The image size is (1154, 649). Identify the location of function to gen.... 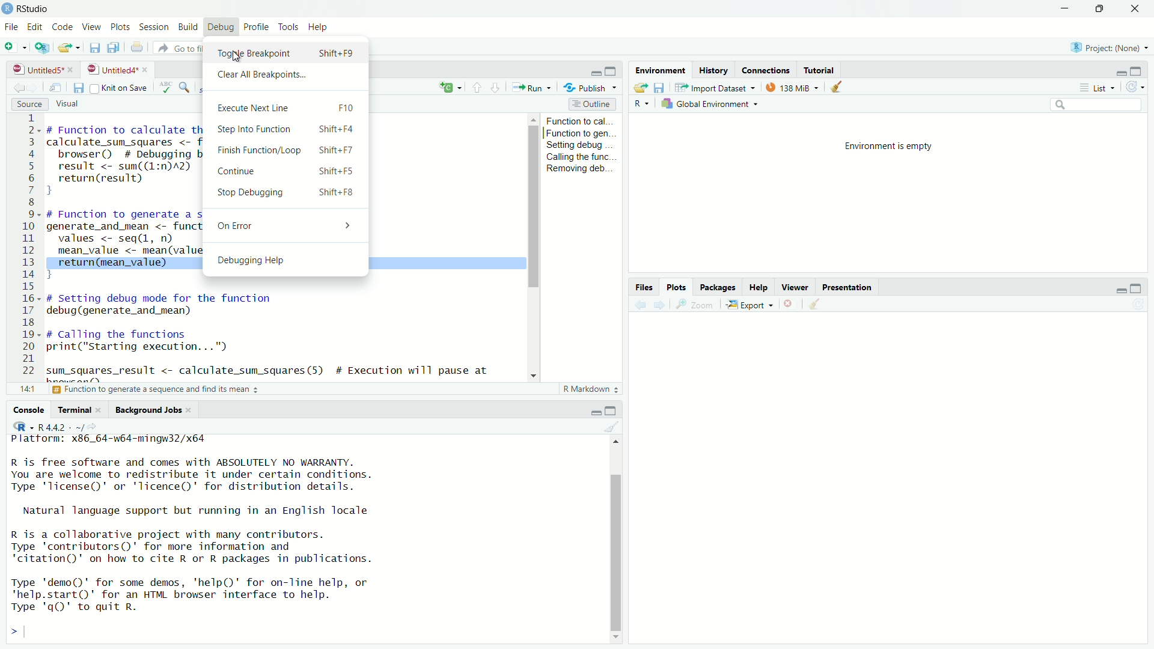
(579, 133).